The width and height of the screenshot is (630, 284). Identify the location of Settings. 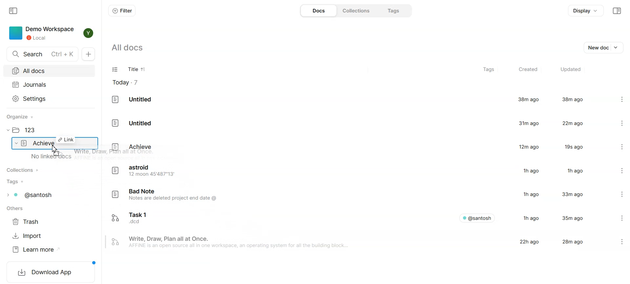
(49, 98).